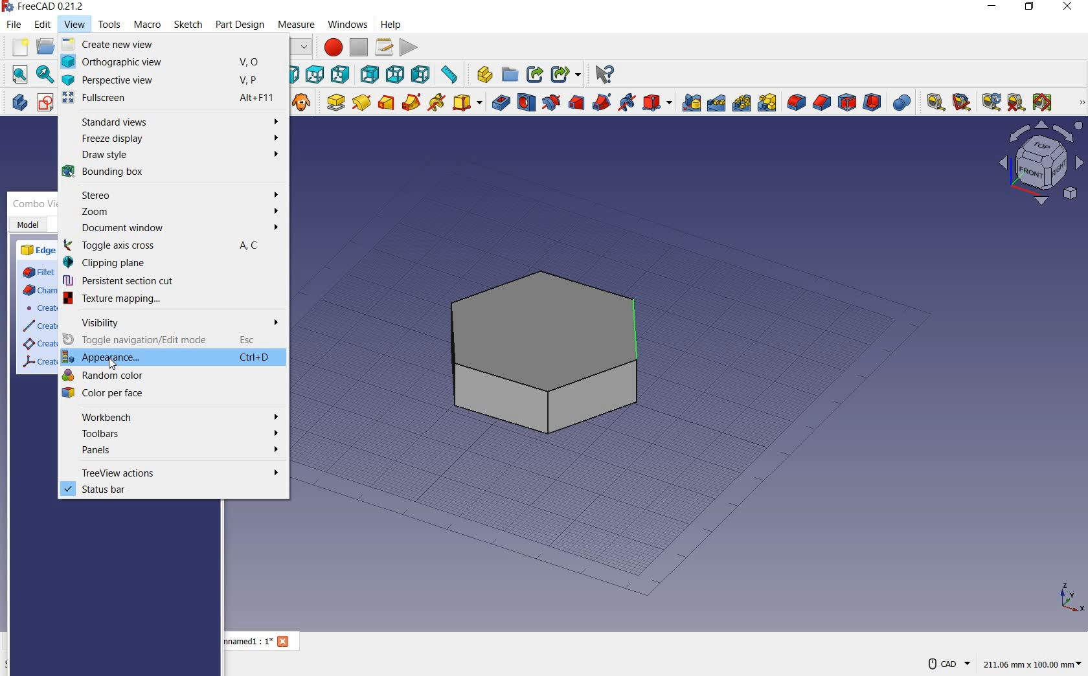 This screenshot has width=1088, height=676. Describe the element at coordinates (173, 492) in the screenshot. I see `status bar` at that location.